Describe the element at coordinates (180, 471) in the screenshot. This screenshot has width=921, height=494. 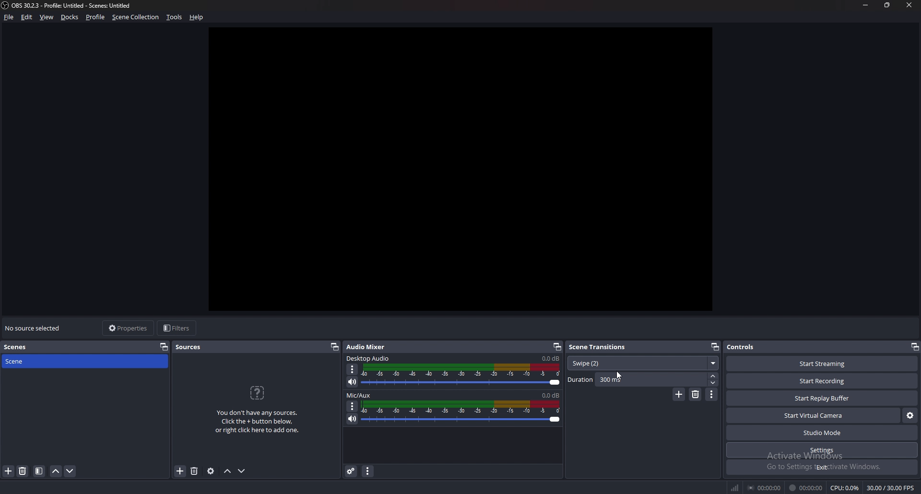
I see `add source` at that location.